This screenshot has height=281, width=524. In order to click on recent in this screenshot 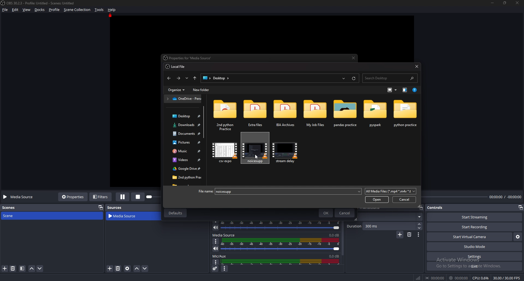, I will do `click(187, 78)`.